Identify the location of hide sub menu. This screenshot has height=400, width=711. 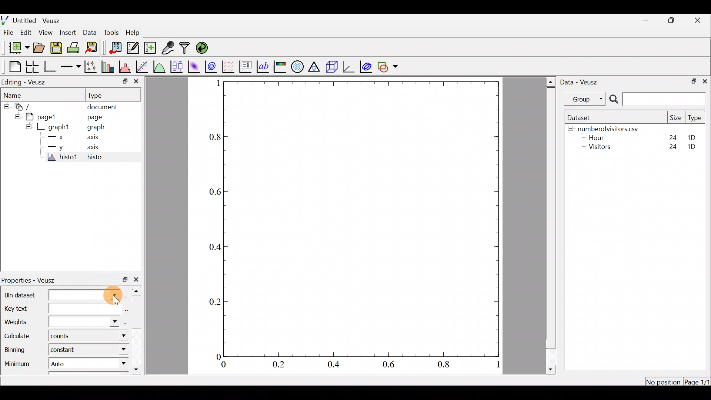
(5, 106).